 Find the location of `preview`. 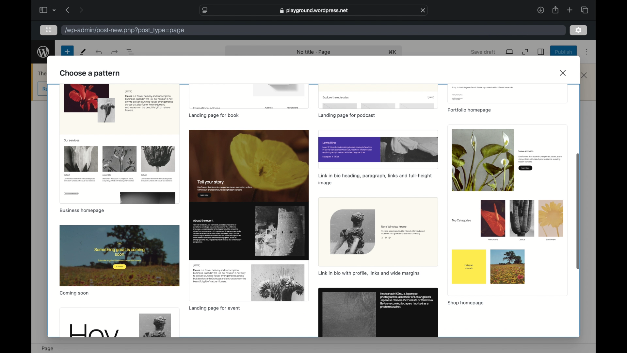

preview is located at coordinates (507, 93).